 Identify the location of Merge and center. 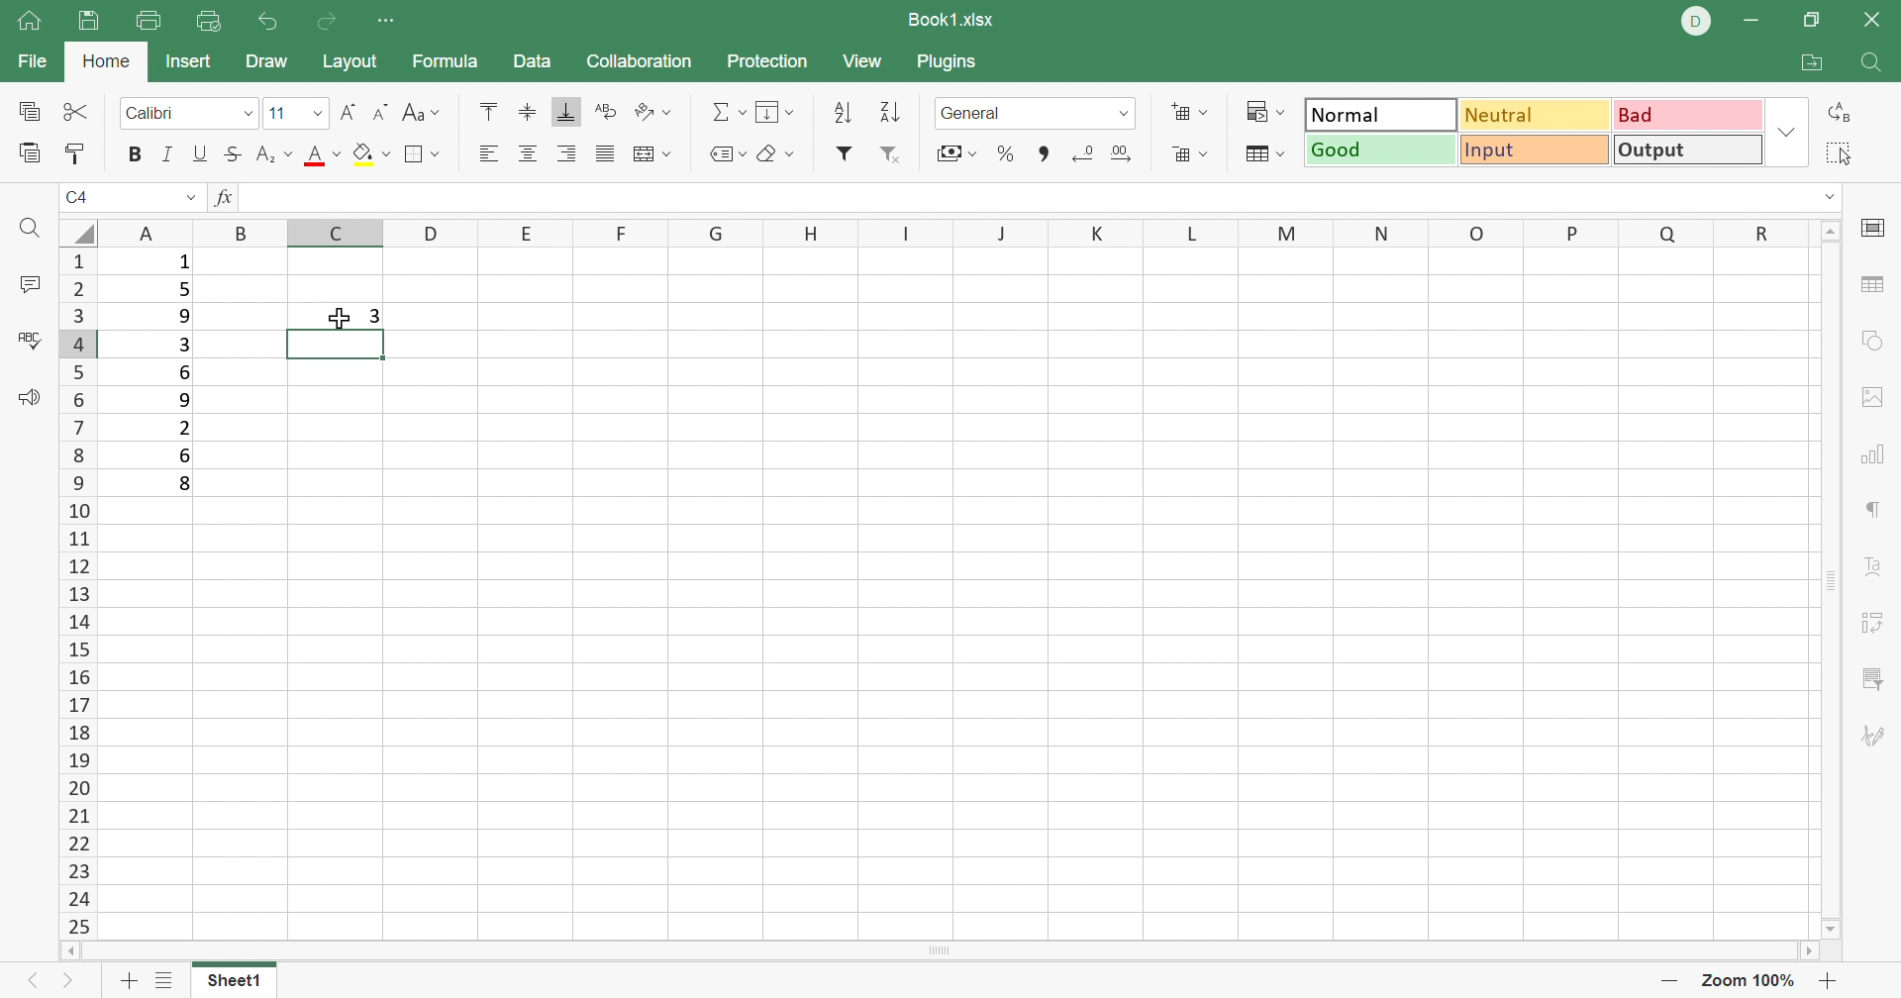
(654, 156).